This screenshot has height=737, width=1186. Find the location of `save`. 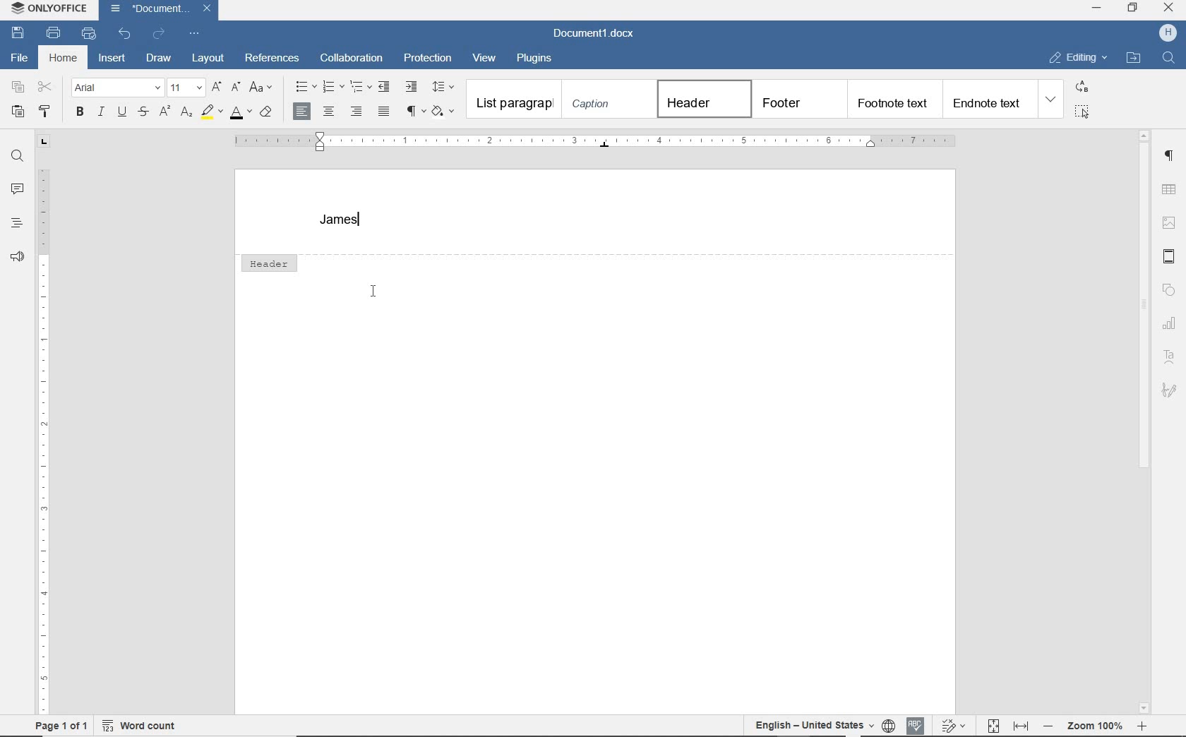

save is located at coordinates (18, 32).